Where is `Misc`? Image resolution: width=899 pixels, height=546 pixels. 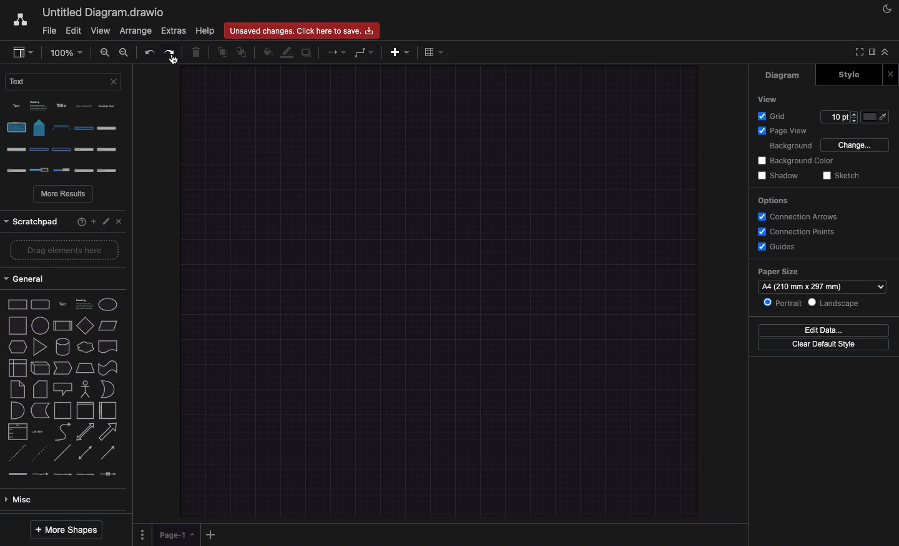
Misc is located at coordinates (21, 501).